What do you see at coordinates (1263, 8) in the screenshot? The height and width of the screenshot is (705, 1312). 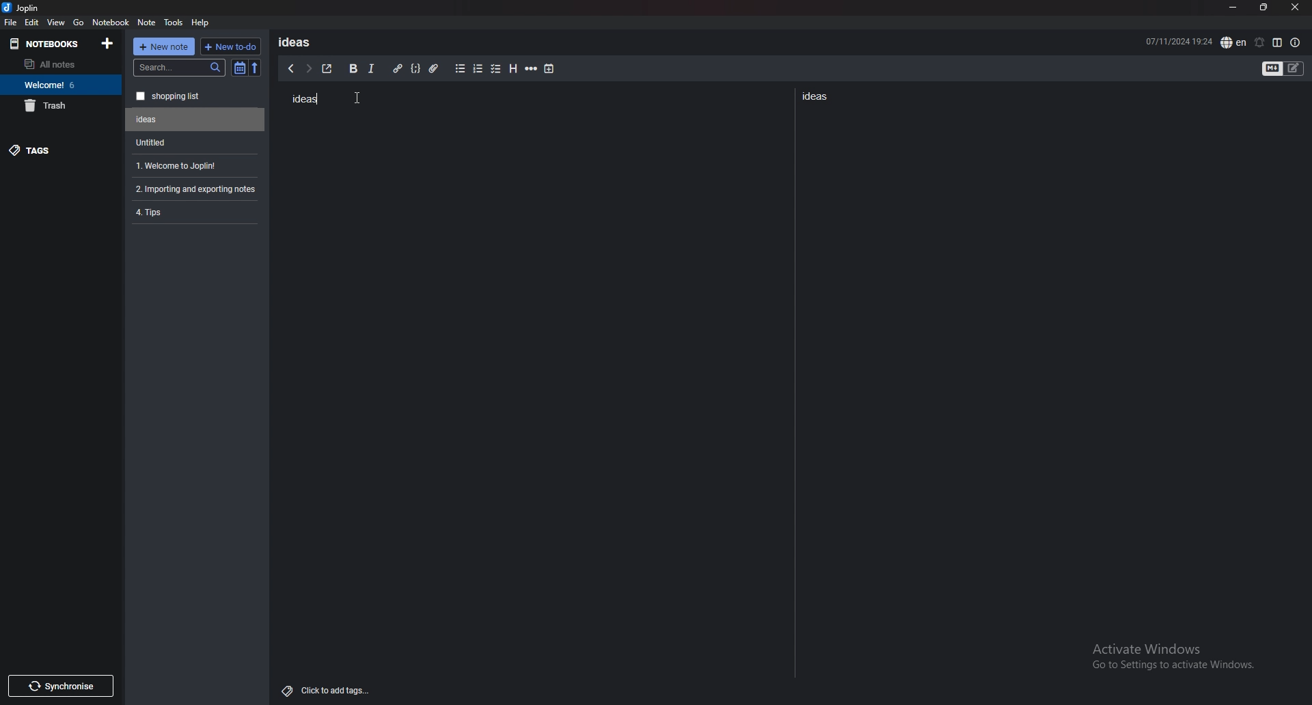 I see `resize` at bounding box center [1263, 8].